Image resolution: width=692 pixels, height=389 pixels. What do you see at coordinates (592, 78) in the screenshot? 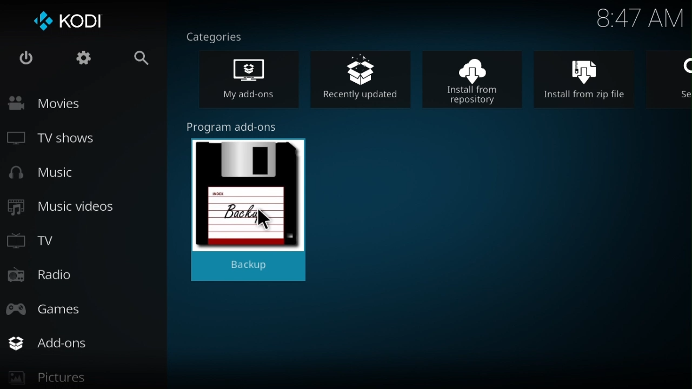
I see `Install from zip file` at bounding box center [592, 78].